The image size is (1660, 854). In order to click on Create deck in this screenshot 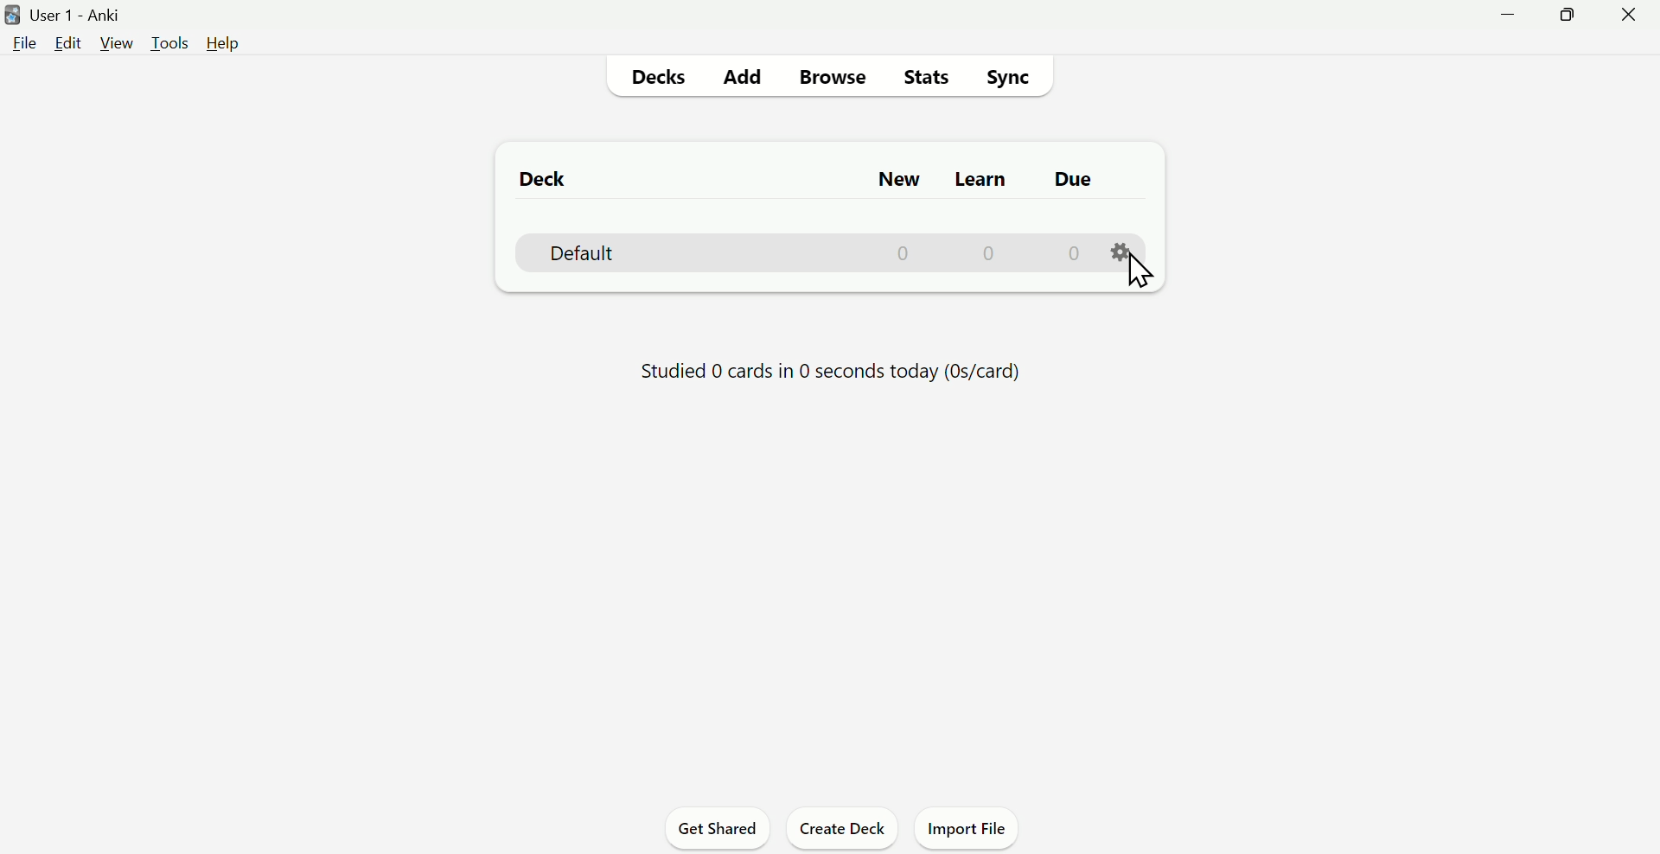, I will do `click(846, 830)`.